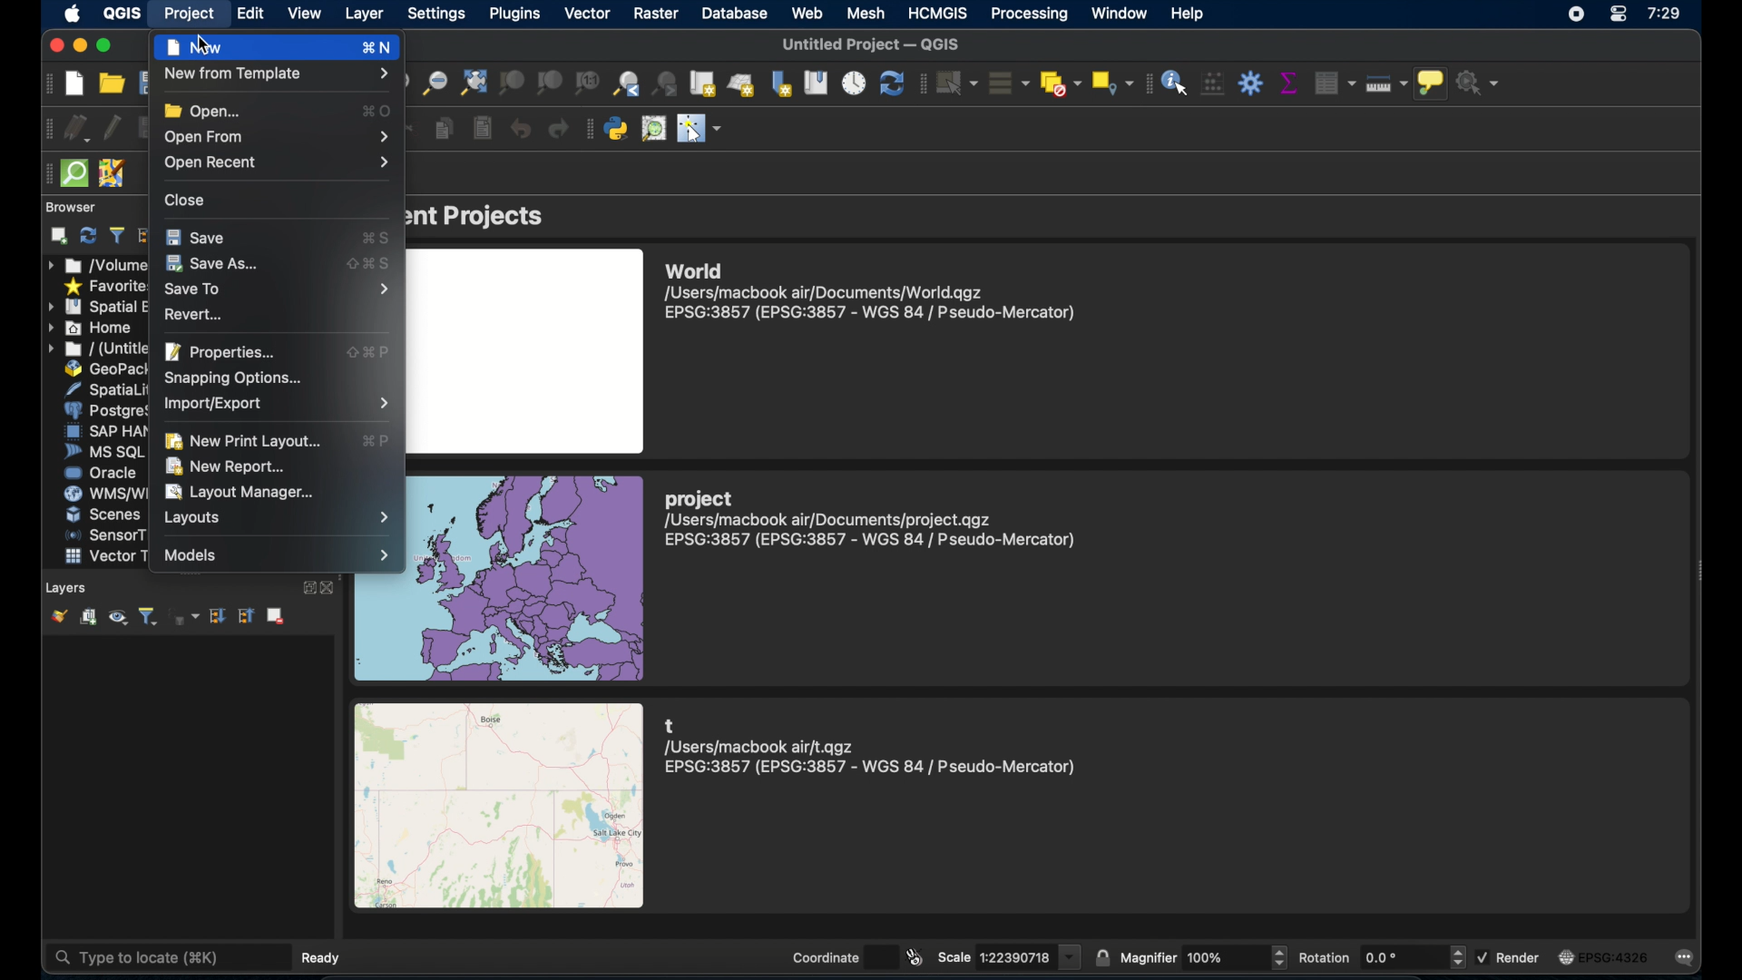 This screenshot has height=980, width=1742. Describe the element at coordinates (74, 306) in the screenshot. I see `icon` at that location.